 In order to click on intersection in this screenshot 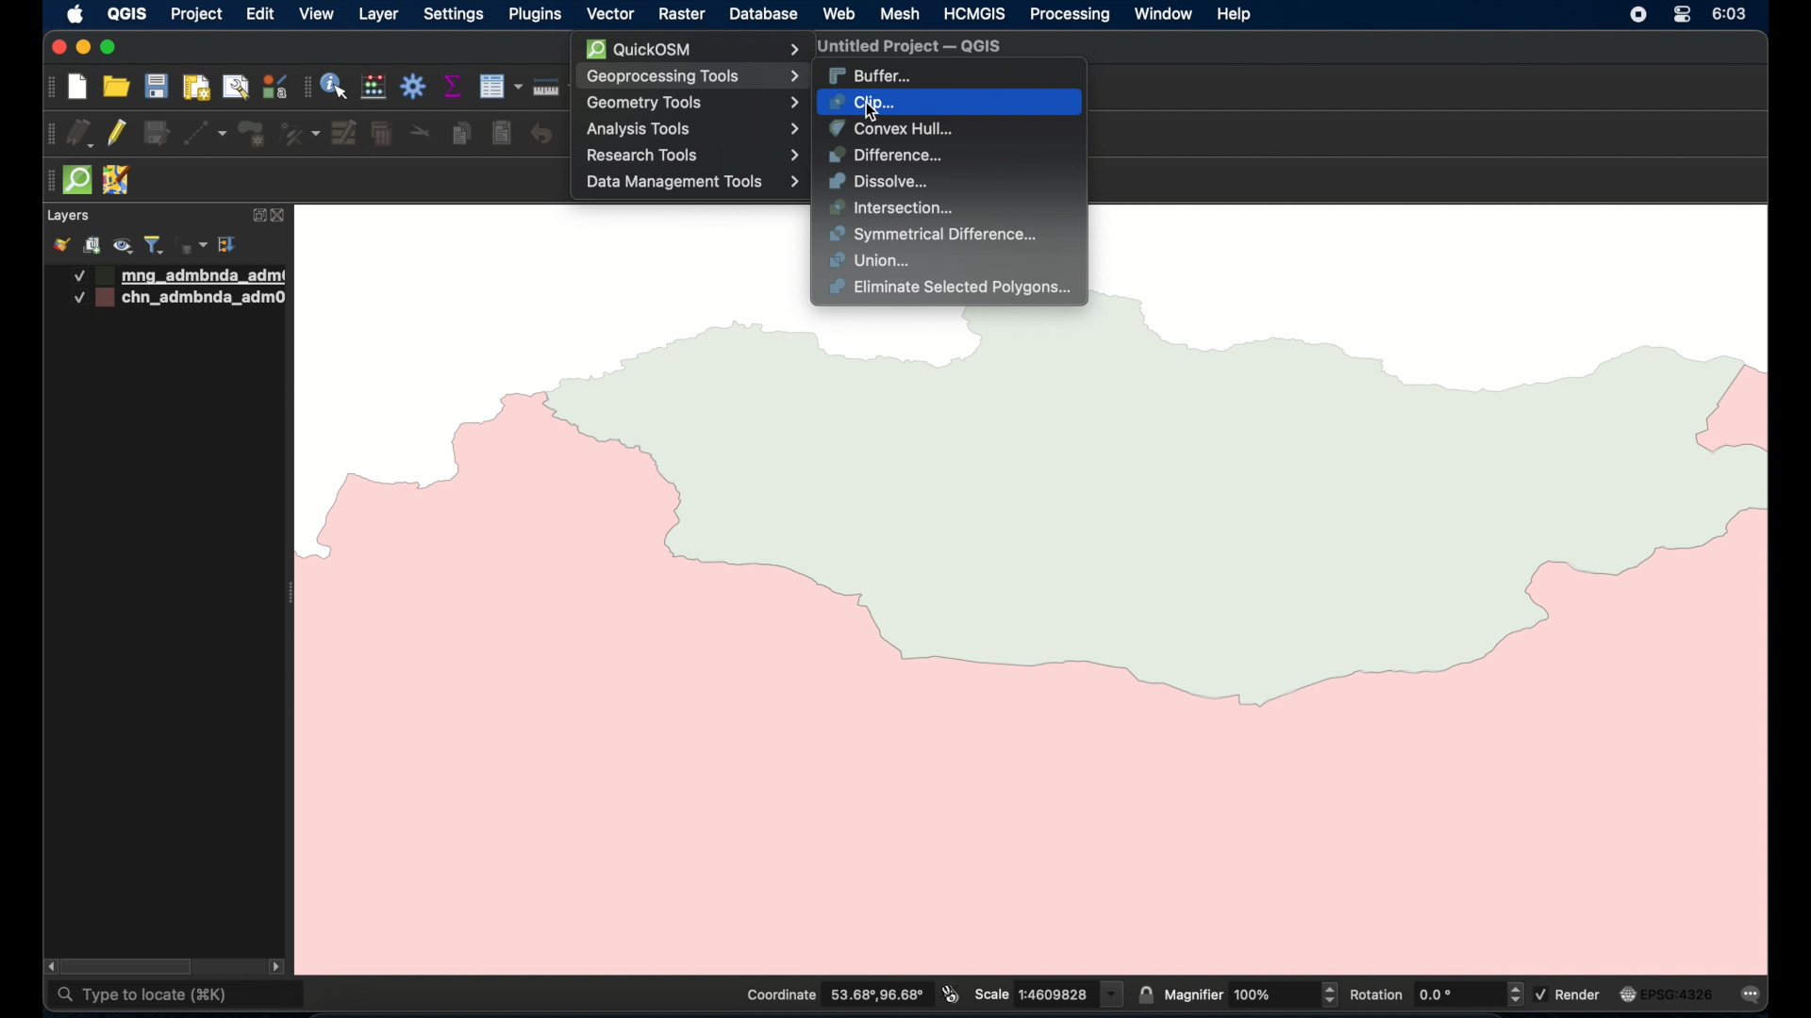, I will do `click(893, 208)`.